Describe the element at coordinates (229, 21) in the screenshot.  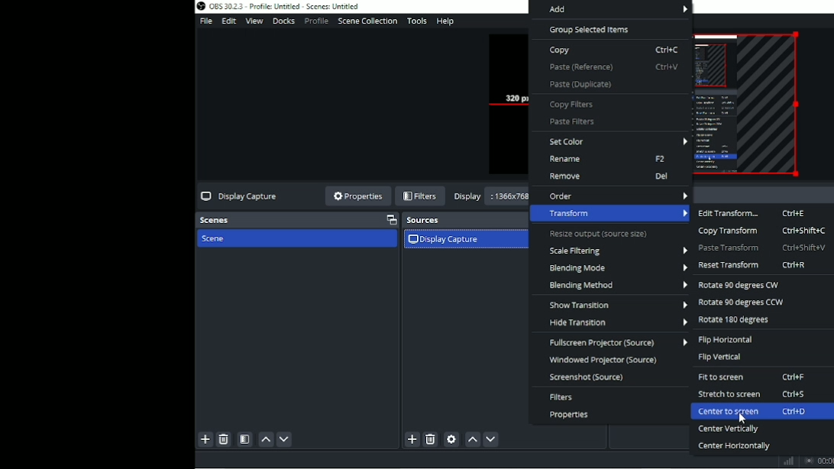
I see `Edit` at that location.